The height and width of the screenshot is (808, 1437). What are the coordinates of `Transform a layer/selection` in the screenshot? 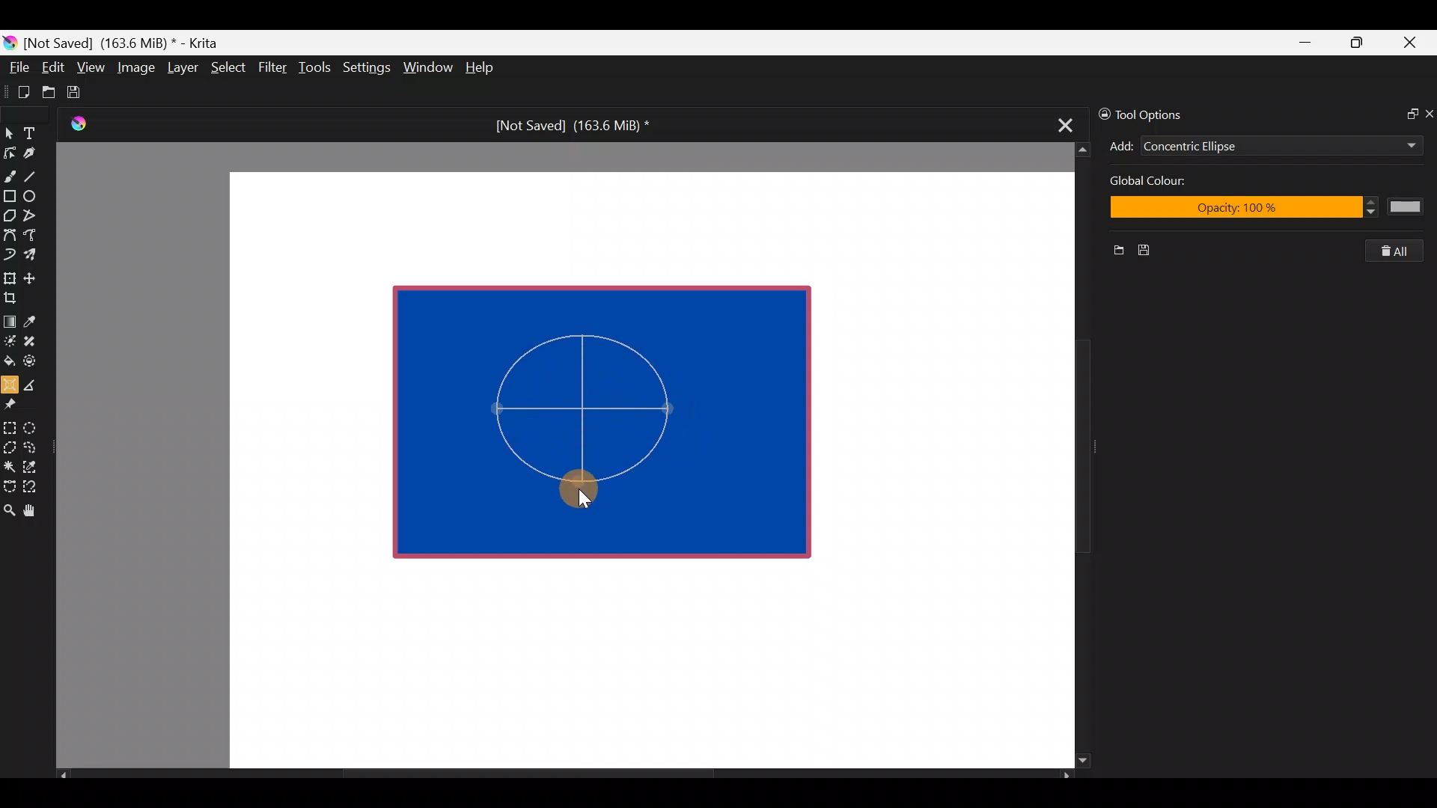 It's located at (9, 275).